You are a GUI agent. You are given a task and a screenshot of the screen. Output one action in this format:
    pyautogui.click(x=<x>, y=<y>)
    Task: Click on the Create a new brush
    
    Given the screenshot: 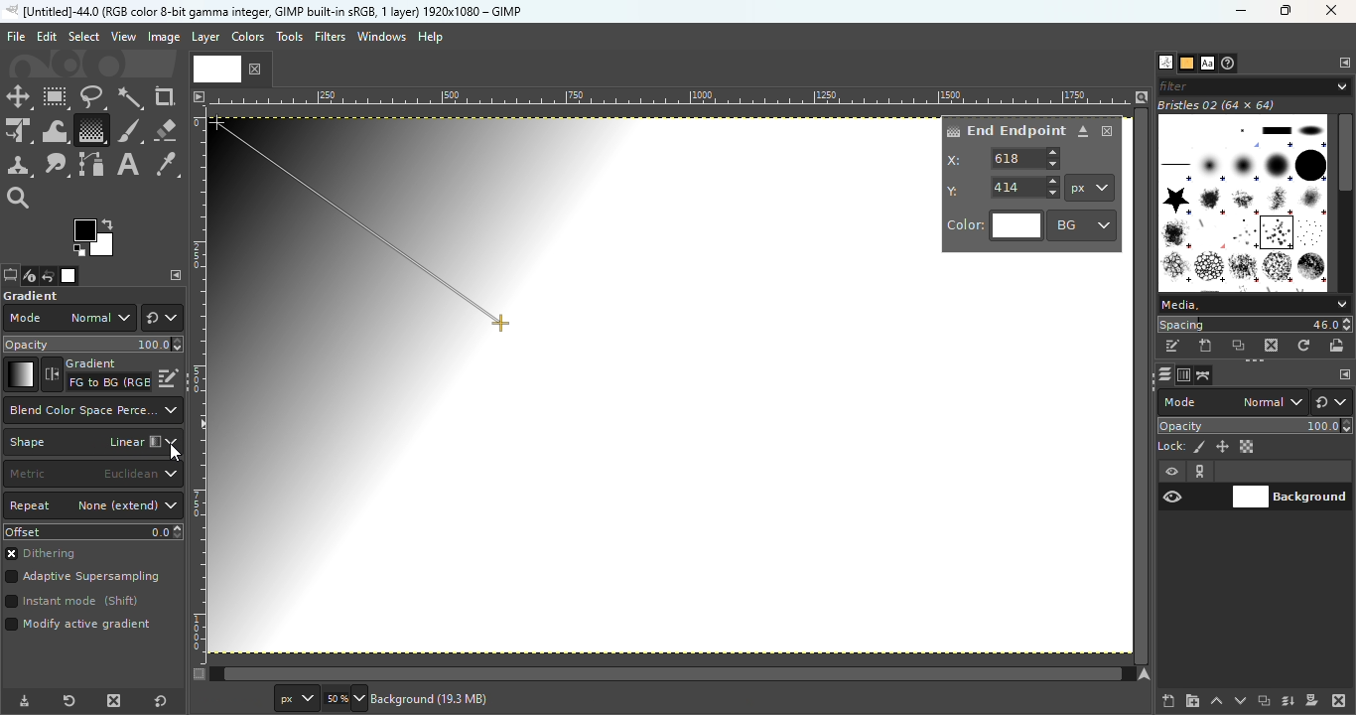 What is the action you would take?
    pyautogui.click(x=1207, y=346)
    